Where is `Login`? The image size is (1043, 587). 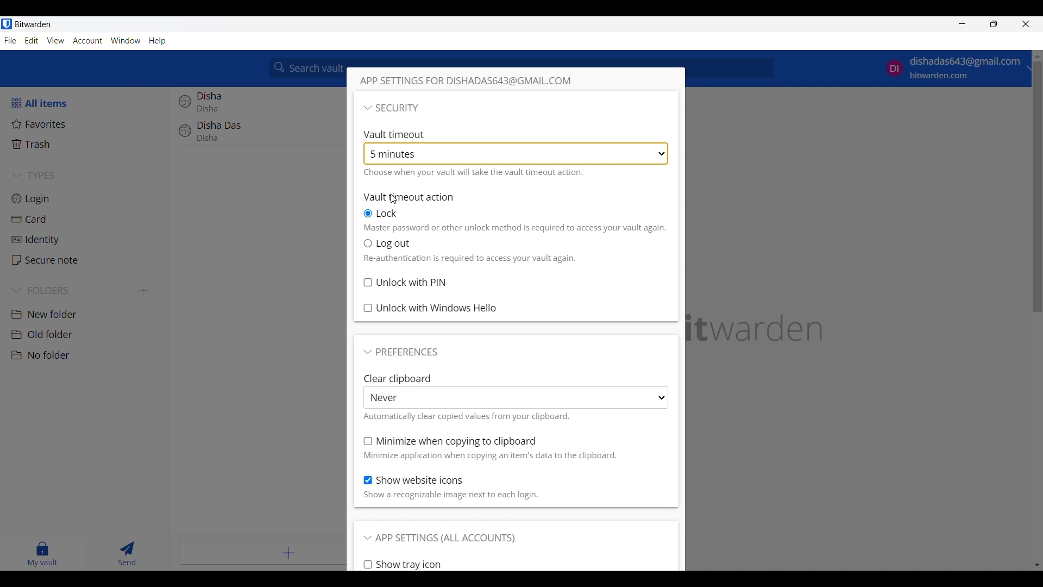 Login is located at coordinates (87, 198).